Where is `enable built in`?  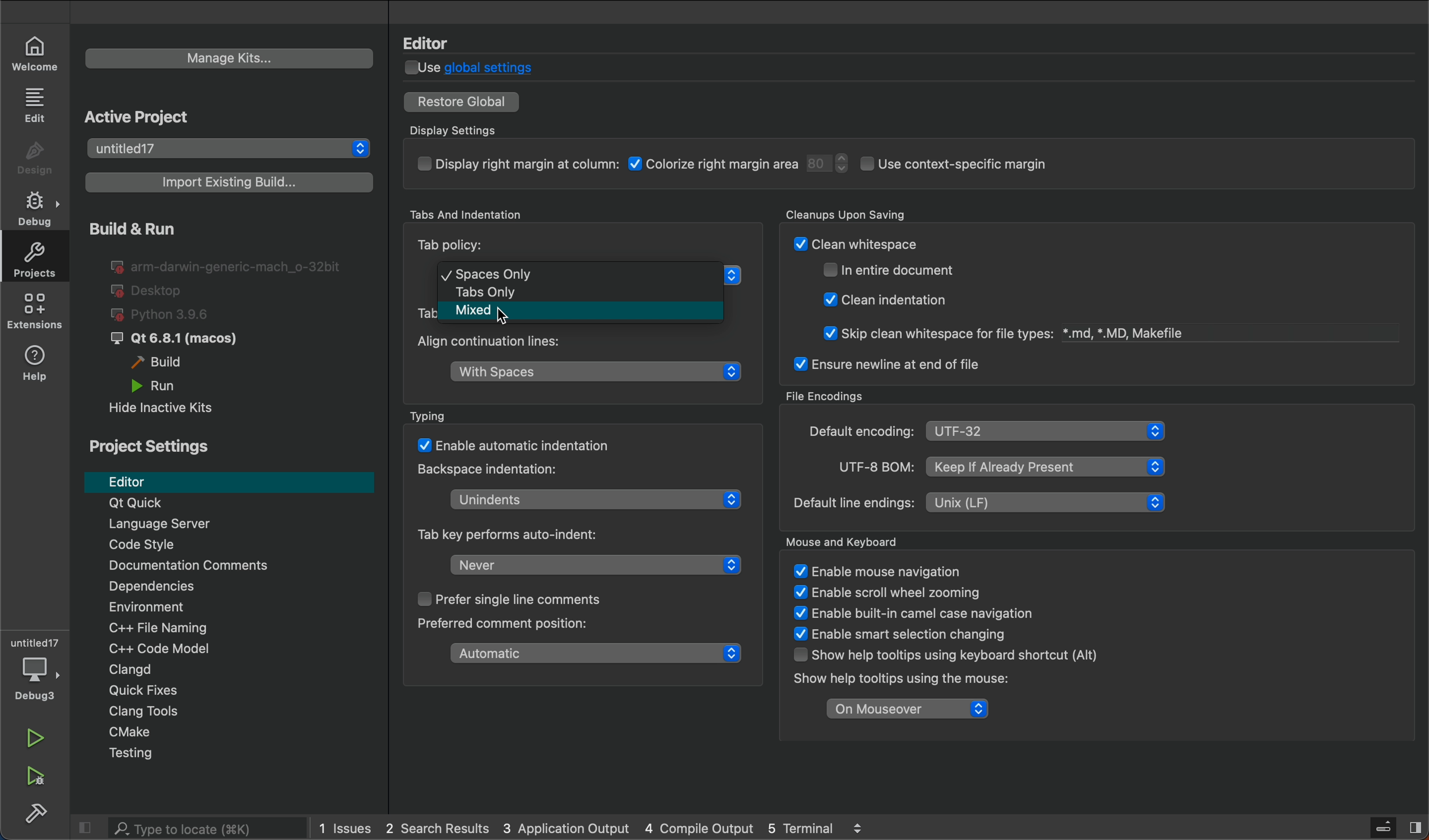
enable built in is located at coordinates (905, 613).